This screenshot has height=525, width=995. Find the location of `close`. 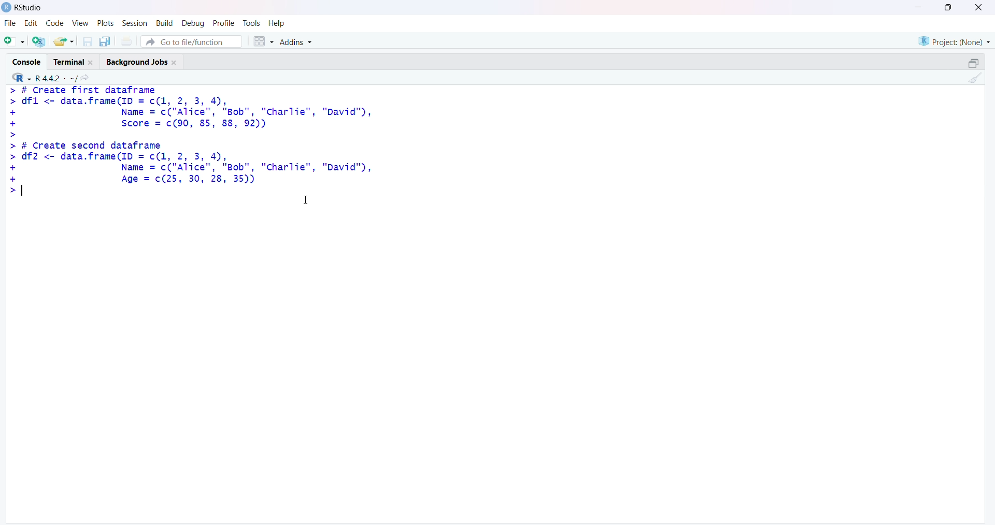

close is located at coordinates (92, 62).